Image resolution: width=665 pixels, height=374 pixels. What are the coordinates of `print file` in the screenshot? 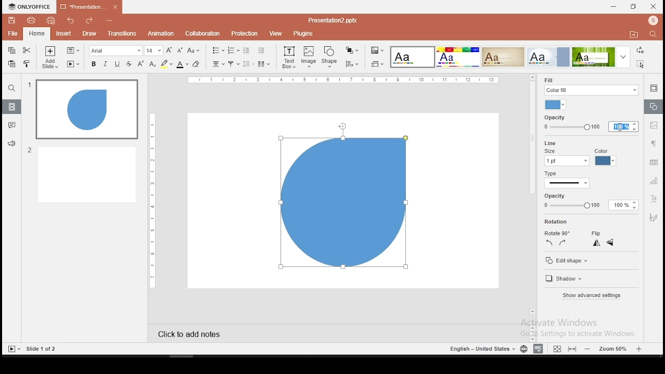 It's located at (31, 21).